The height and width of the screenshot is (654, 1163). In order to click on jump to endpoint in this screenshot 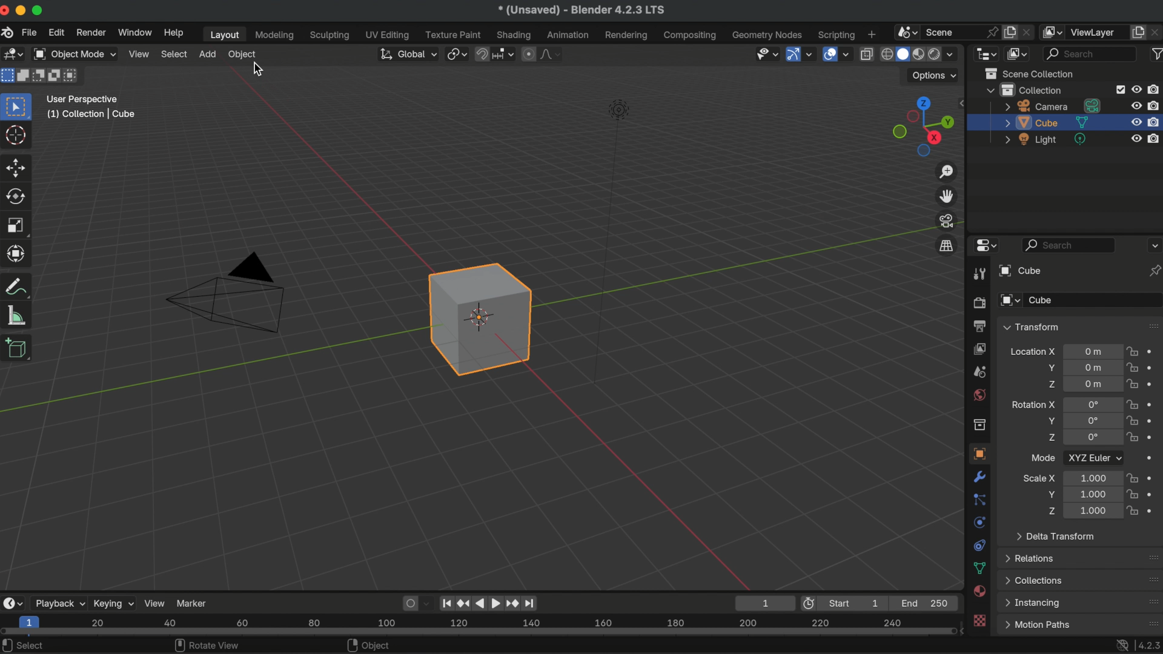, I will do `click(534, 603)`.